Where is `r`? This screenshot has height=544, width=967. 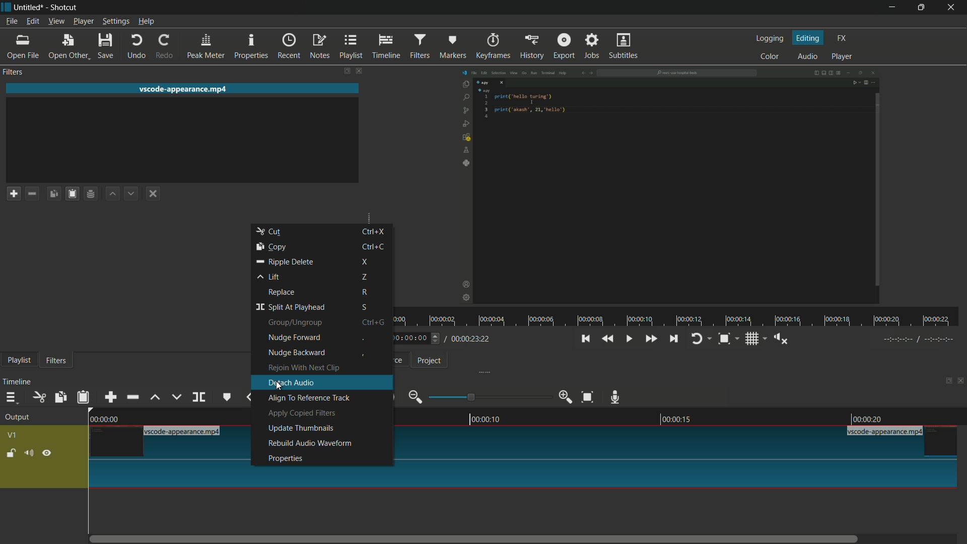
r is located at coordinates (376, 293).